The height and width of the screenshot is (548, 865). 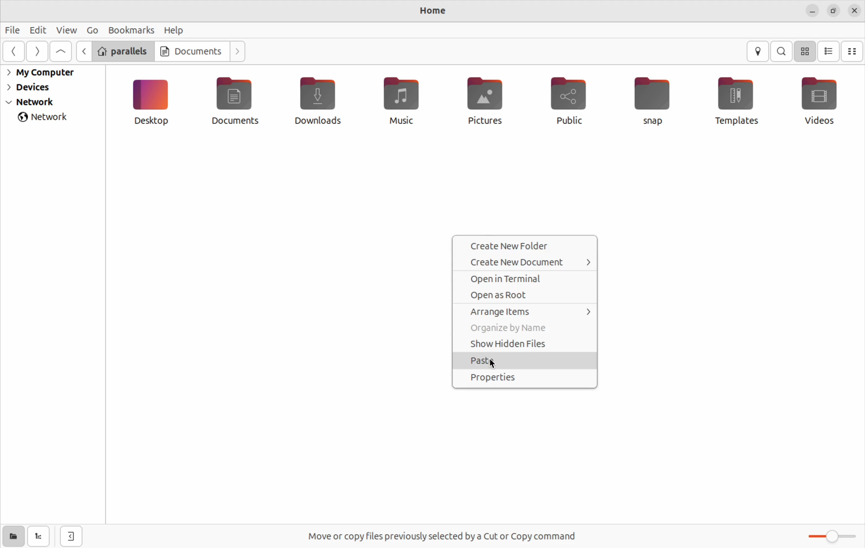 What do you see at coordinates (813, 11) in the screenshot?
I see `minimize` at bounding box center [813, 11].